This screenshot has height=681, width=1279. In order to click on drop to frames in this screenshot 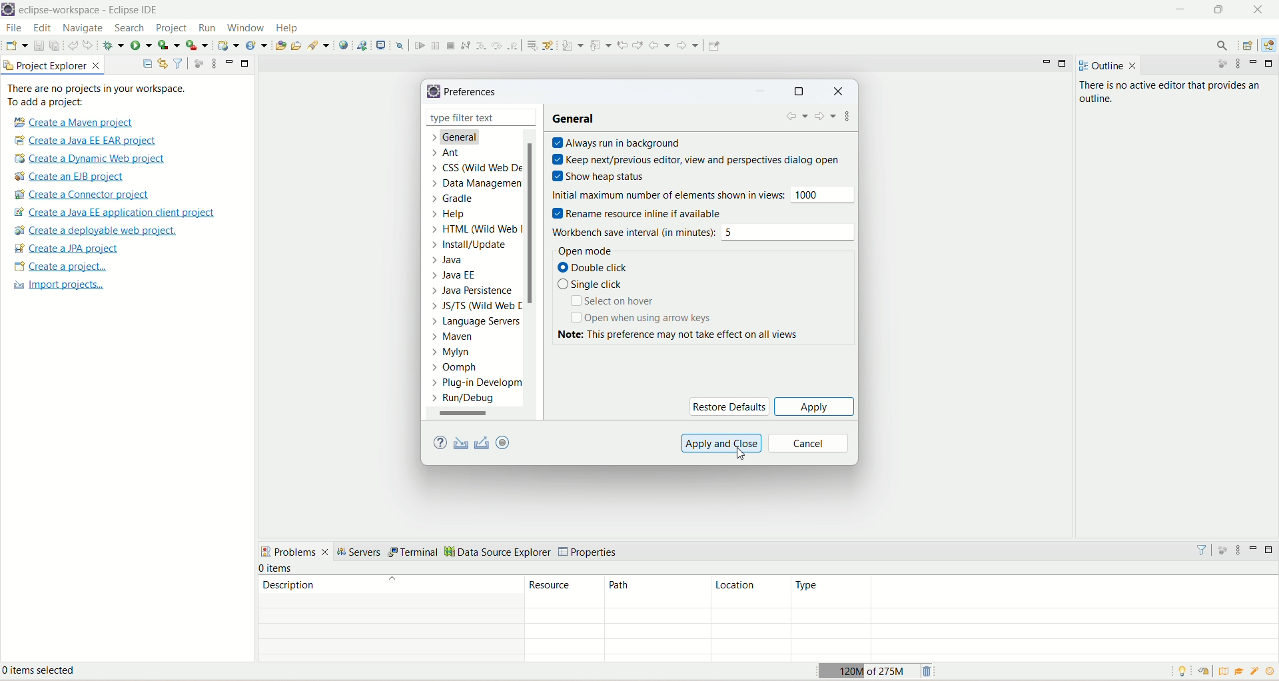, I will do `click(530, 45)`.